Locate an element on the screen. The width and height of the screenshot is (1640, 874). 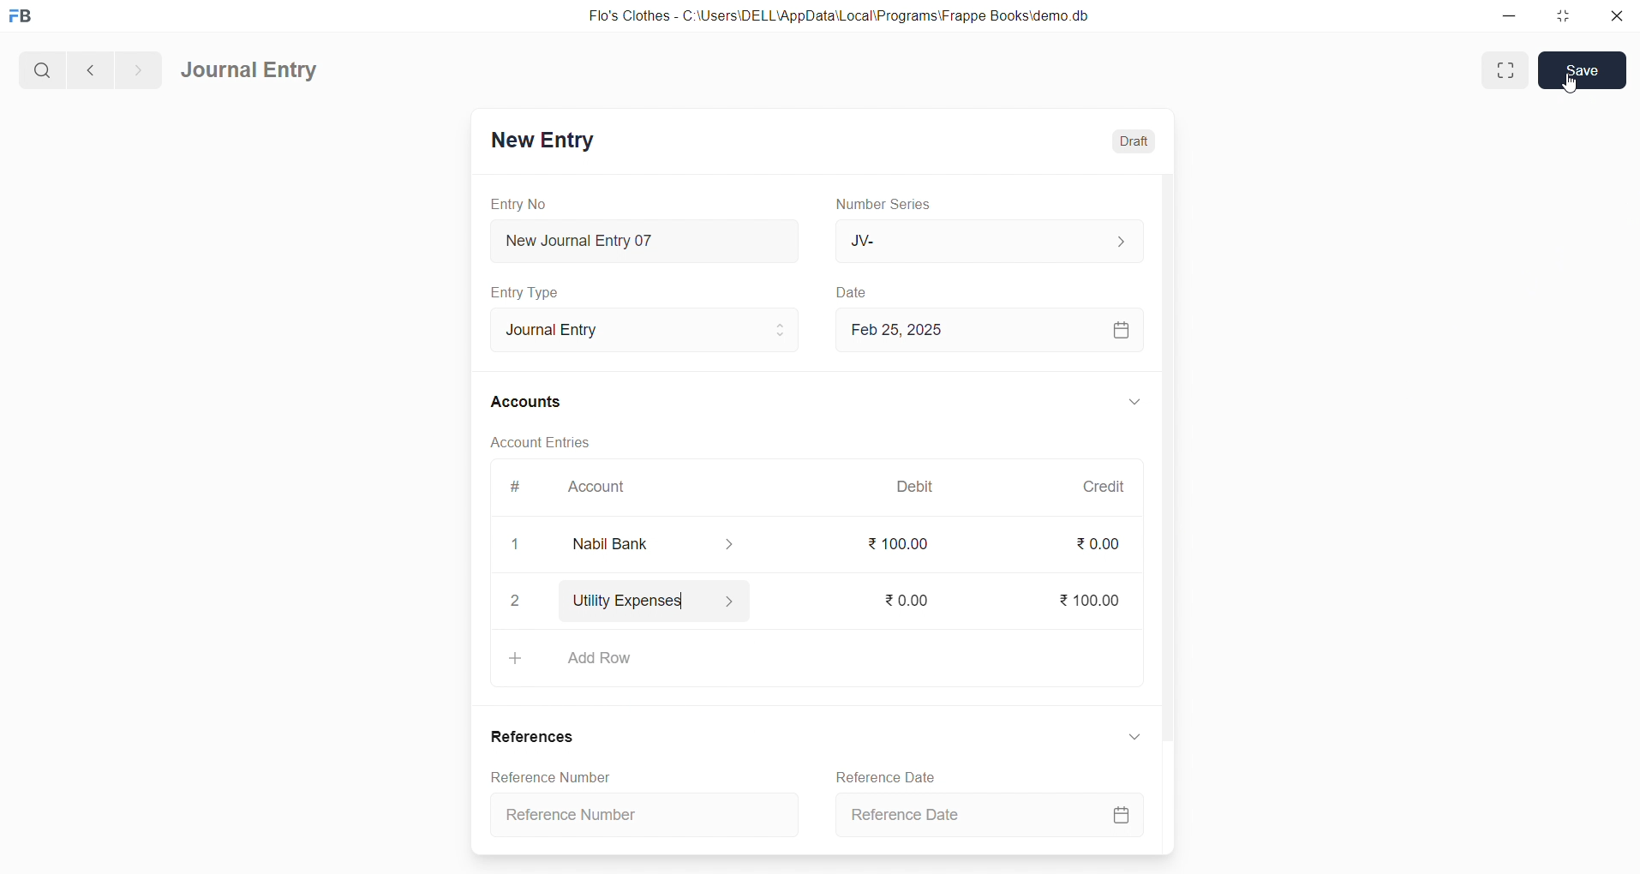
Reference Number is located at coordinates (545, 776).